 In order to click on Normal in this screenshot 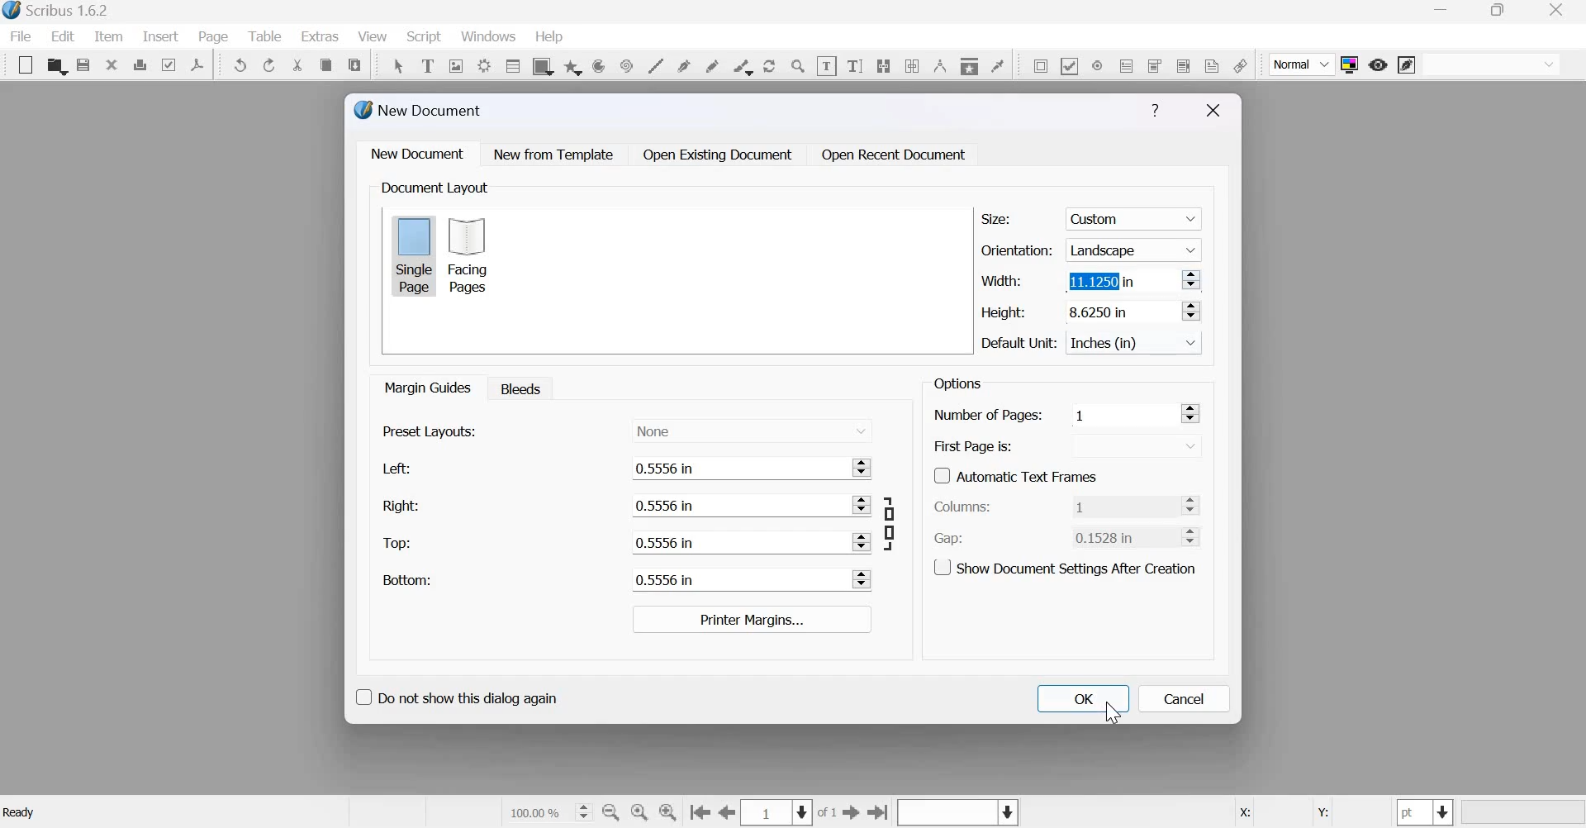, I will do `click(1303, 65)`.